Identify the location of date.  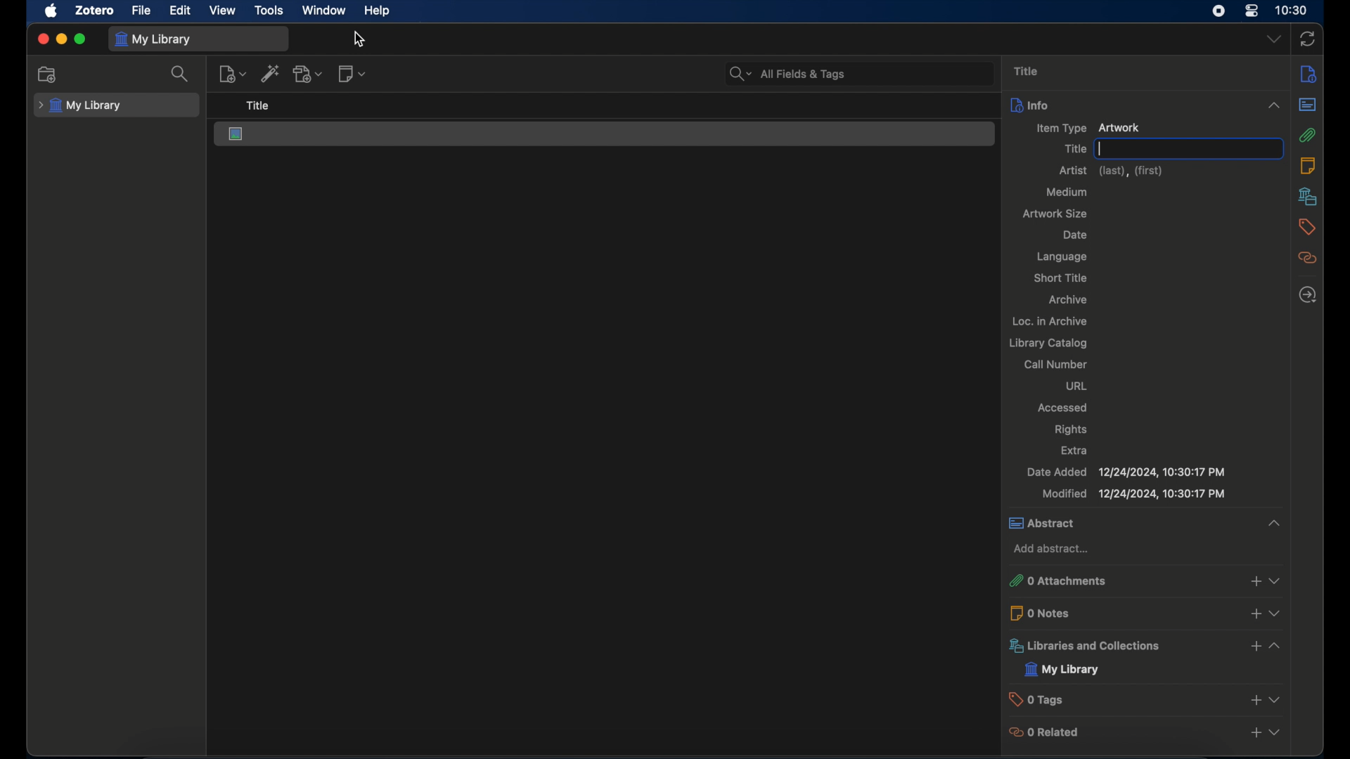
(1075, 235).